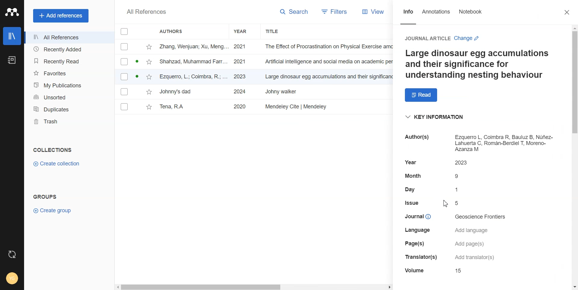 Image resolution: width=578 pixels, height=290 pixels. I want to click on Cursor, so click(445, 204).